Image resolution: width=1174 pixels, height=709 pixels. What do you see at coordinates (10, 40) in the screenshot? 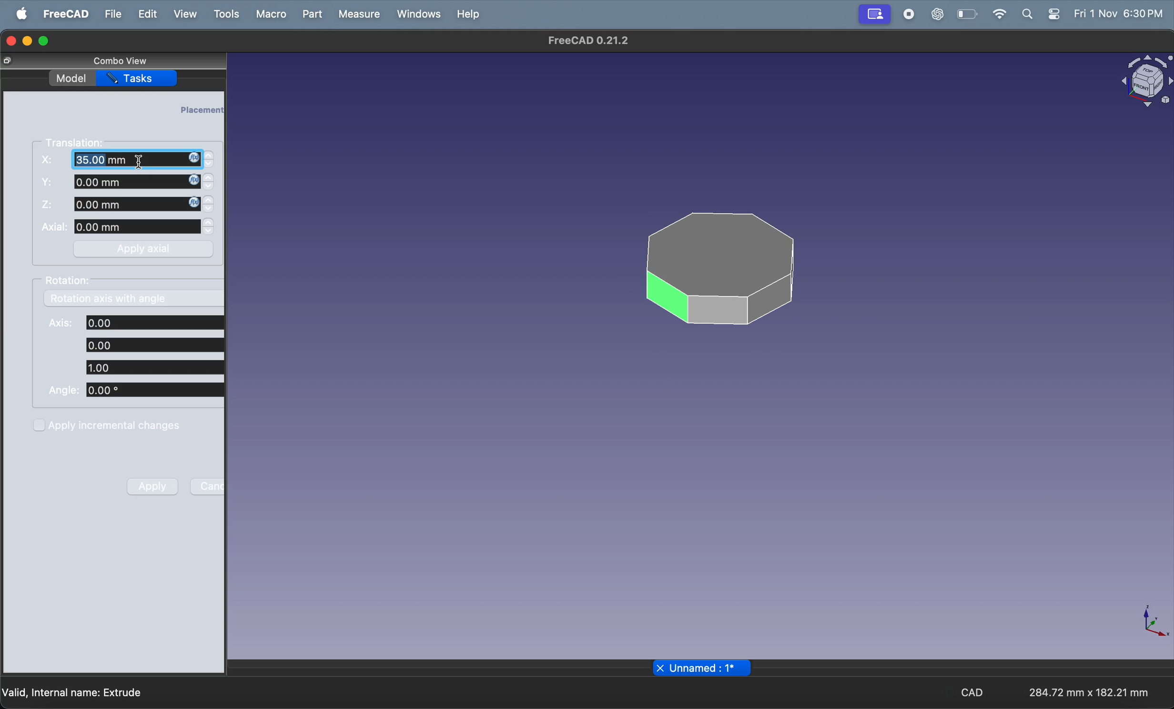
I see `closing window` at bounding box center [10, 40].